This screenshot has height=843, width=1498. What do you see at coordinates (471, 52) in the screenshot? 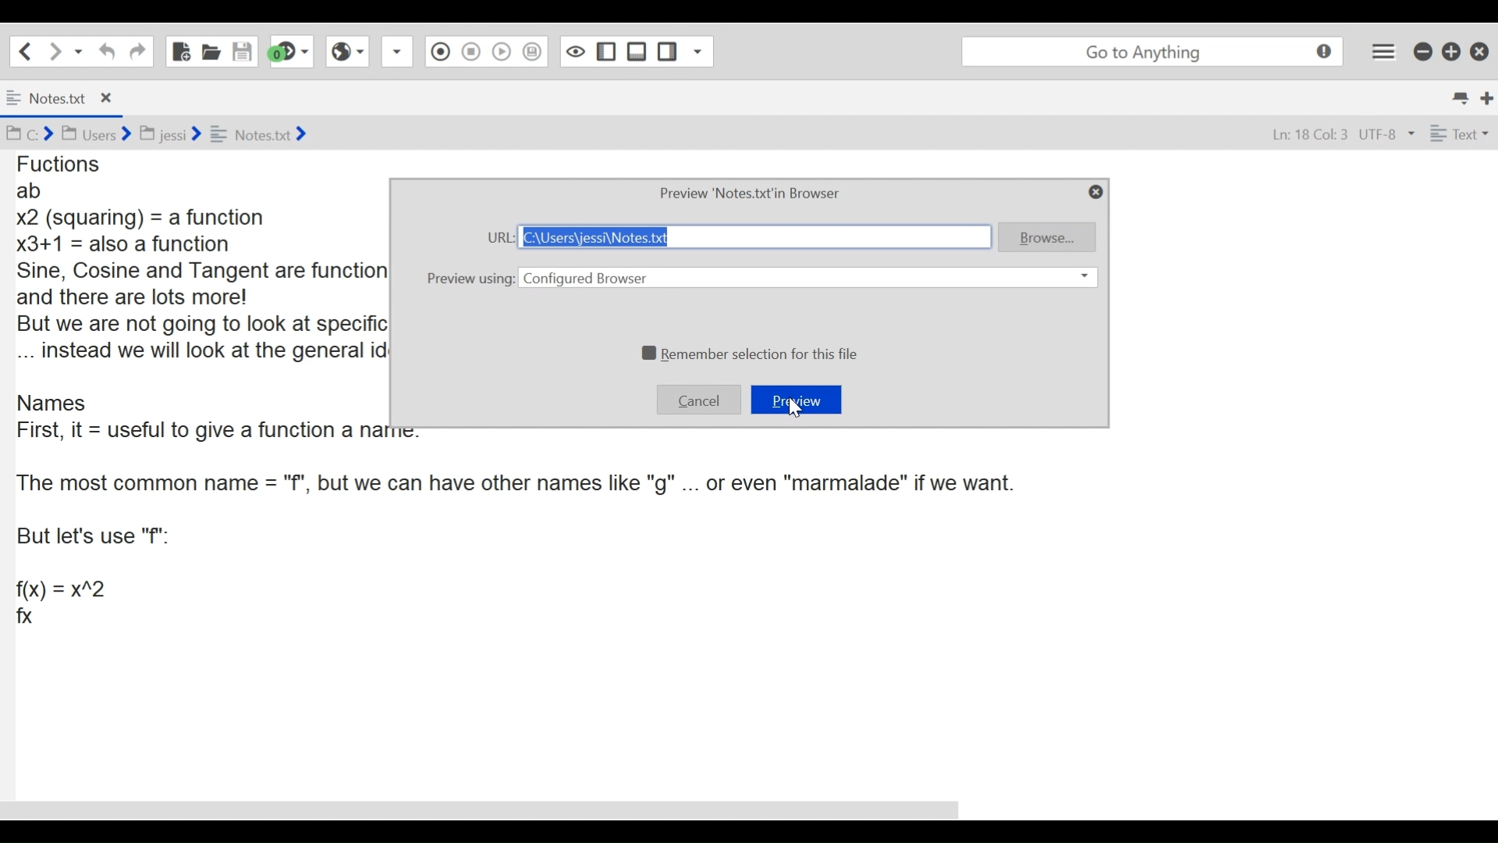
I see `Stop Recording in Macro` at bounding box center [471, 52].